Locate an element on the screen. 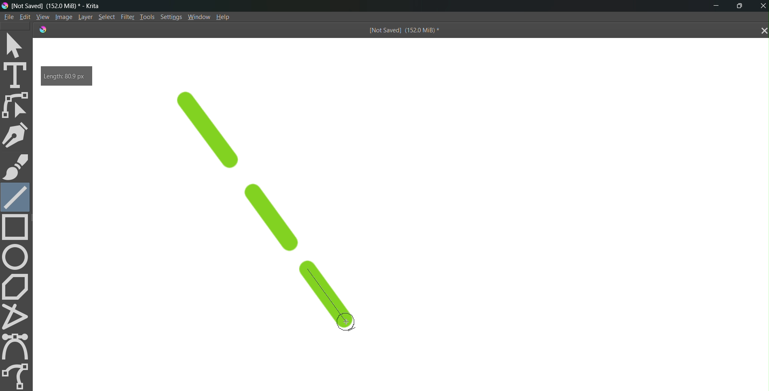  cursor is located at coordinates (346, 320).